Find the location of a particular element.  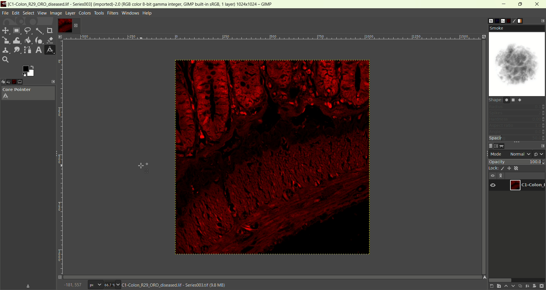

tool option is located at coordinates (24, 82).